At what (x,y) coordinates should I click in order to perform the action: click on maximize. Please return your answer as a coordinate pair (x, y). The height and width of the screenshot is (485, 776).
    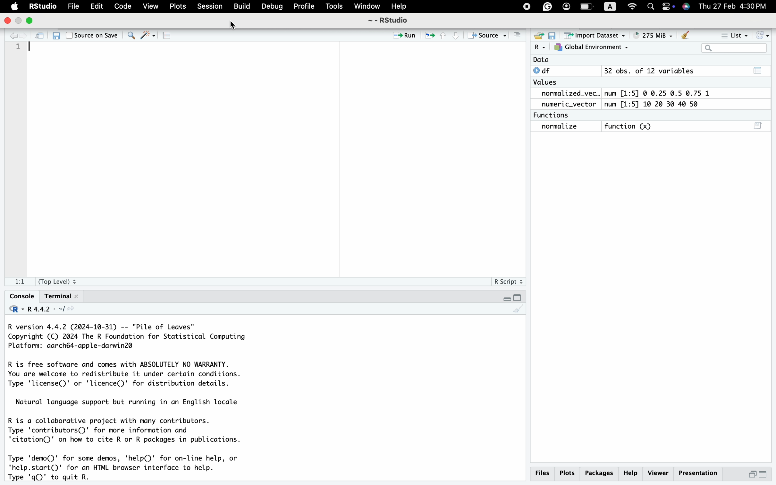
    Looking at the image, I should click on (31, 22).